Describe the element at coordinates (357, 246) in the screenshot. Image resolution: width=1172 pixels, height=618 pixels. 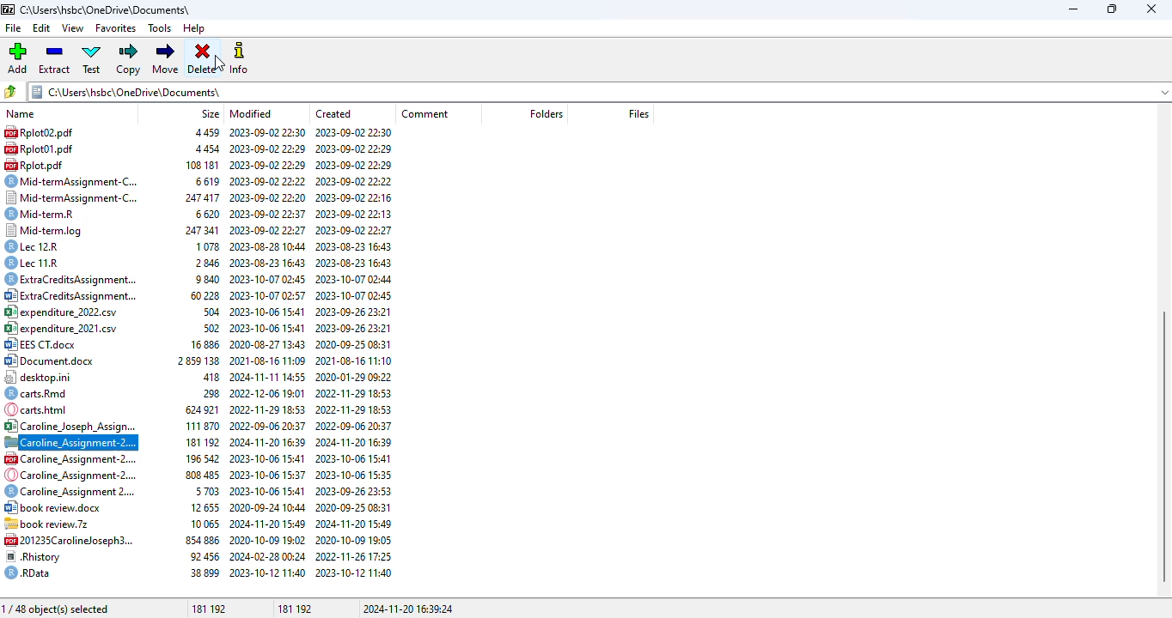
I see `2002.08.73 1643` at that location.